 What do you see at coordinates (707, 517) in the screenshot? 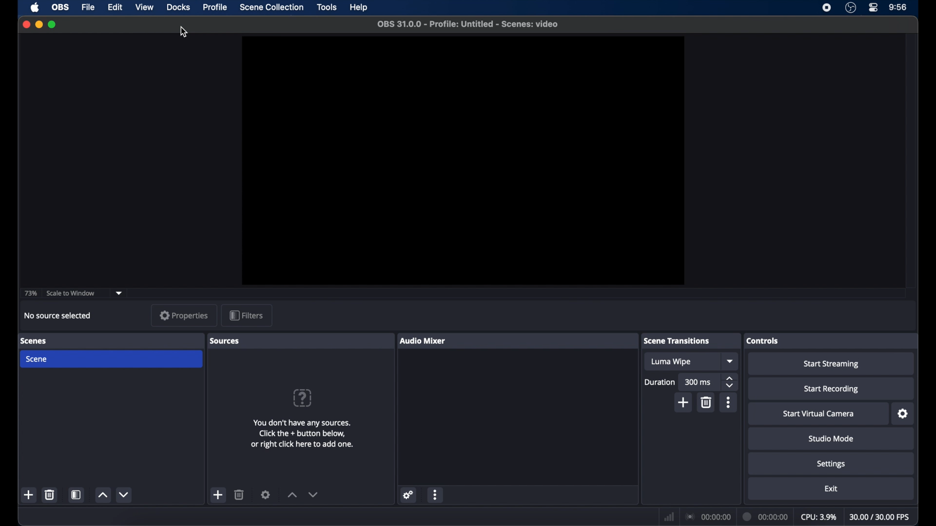
I see `connections` at bounding box center [707, 517].